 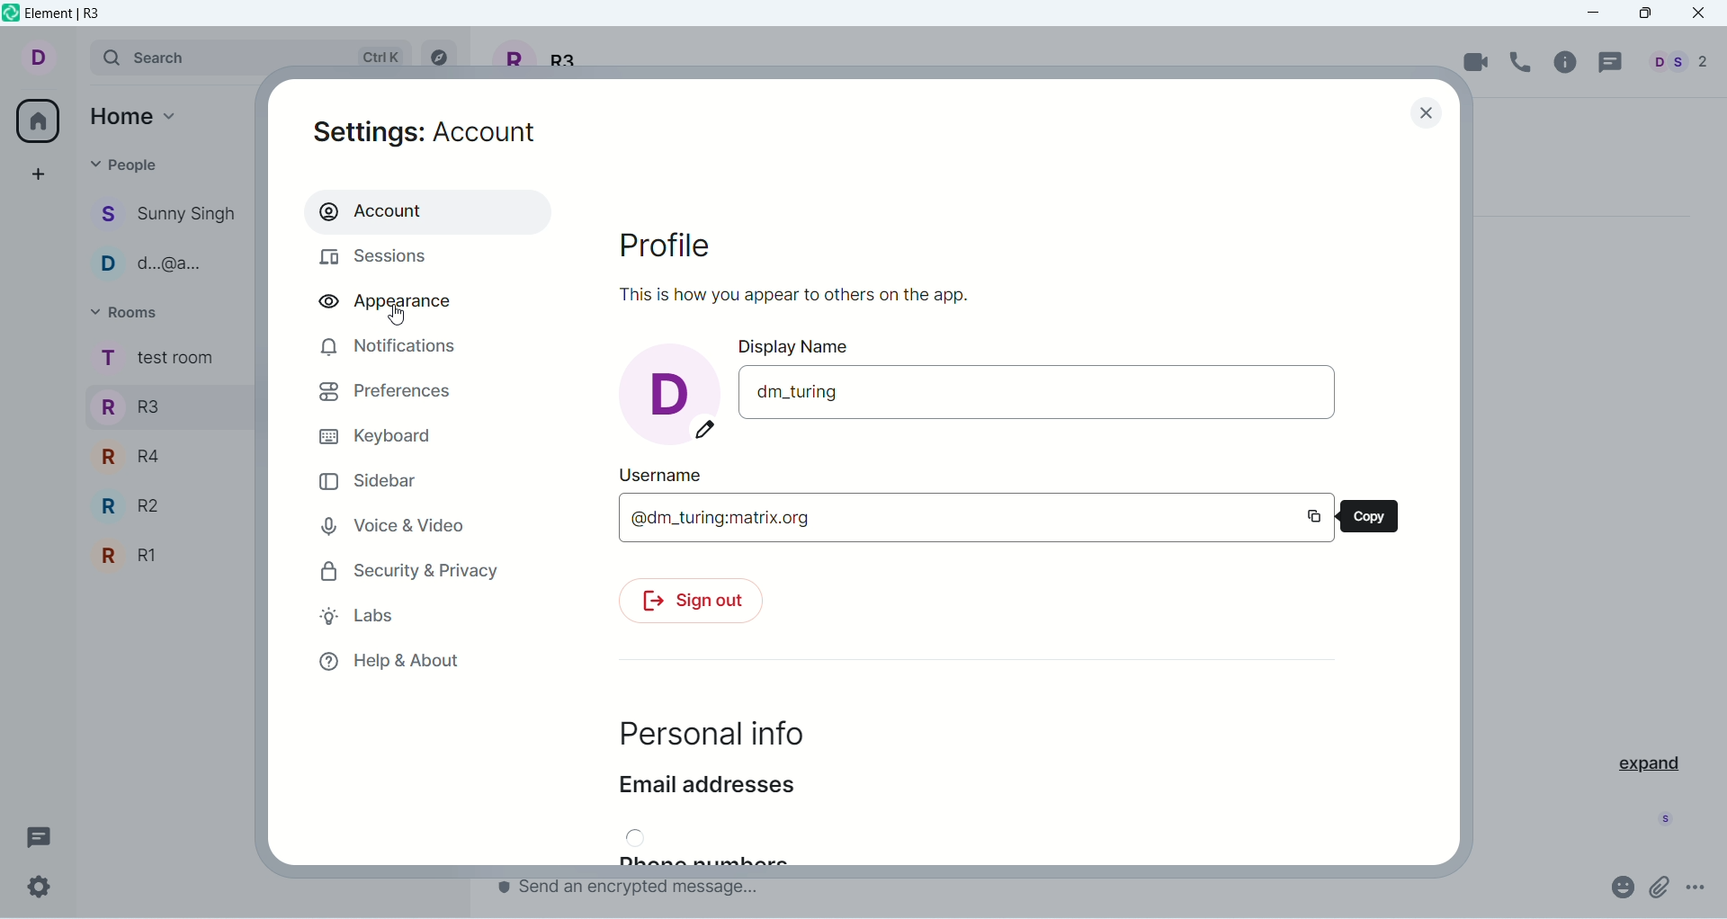 I want to click on R1, so click(x=166, y=558).